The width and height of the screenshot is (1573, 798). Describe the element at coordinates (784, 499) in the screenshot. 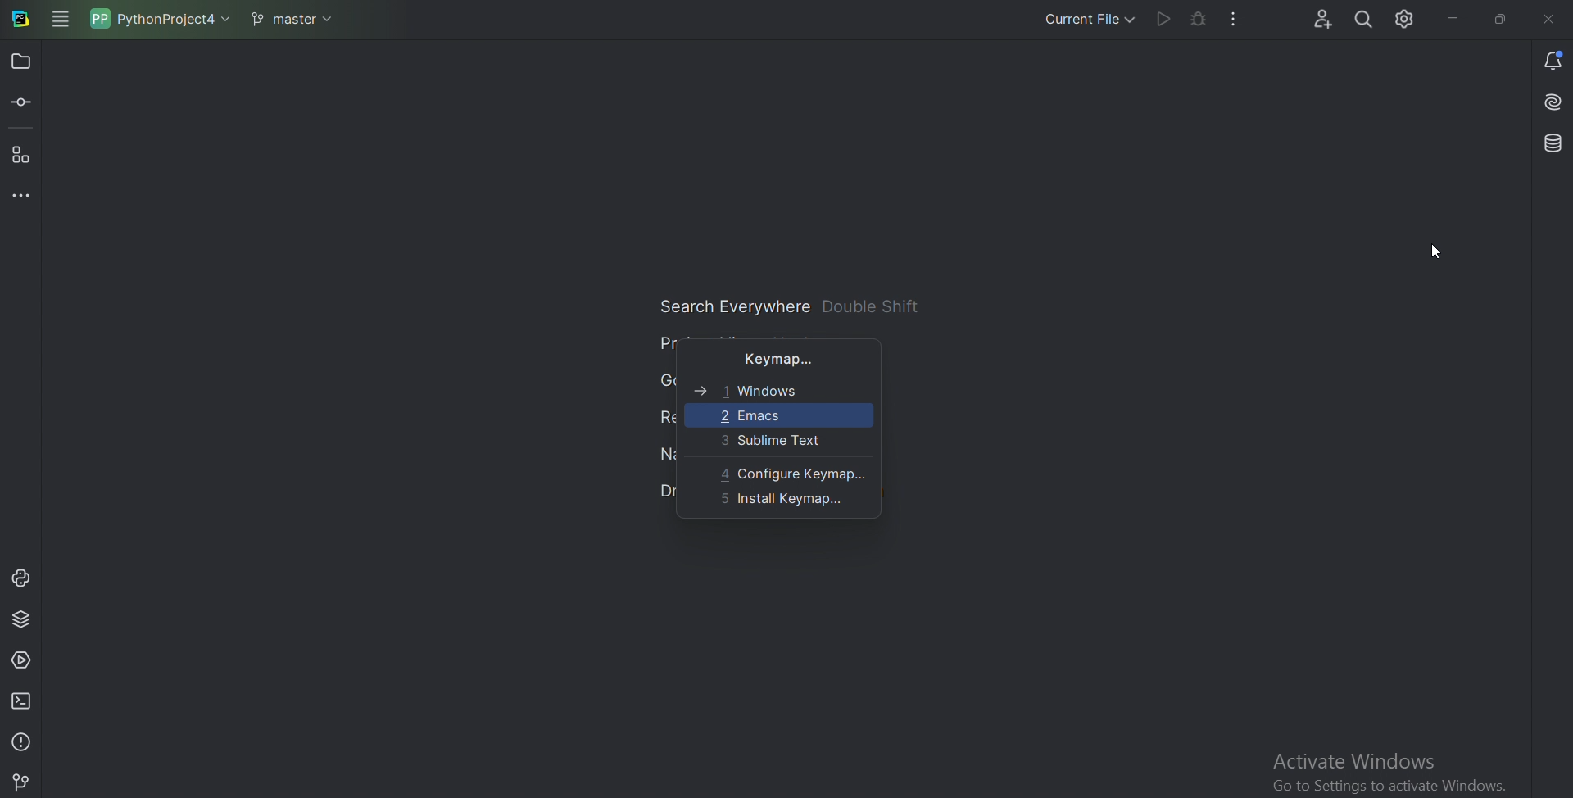

I see `Install keymap` at that location.